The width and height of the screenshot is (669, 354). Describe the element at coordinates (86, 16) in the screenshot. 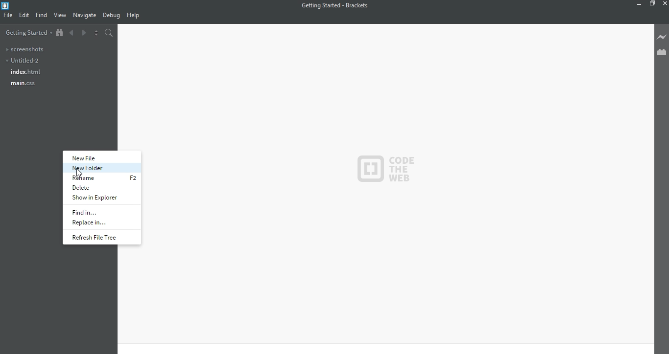

I see `navigate` at that location.